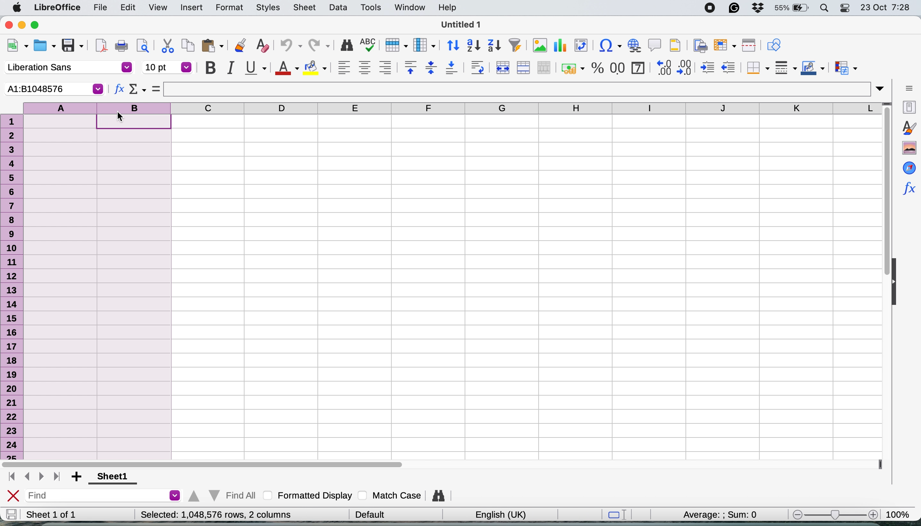  Describe the element at coordinates (319, 45) in the screenshot. I see `redo` at that location.